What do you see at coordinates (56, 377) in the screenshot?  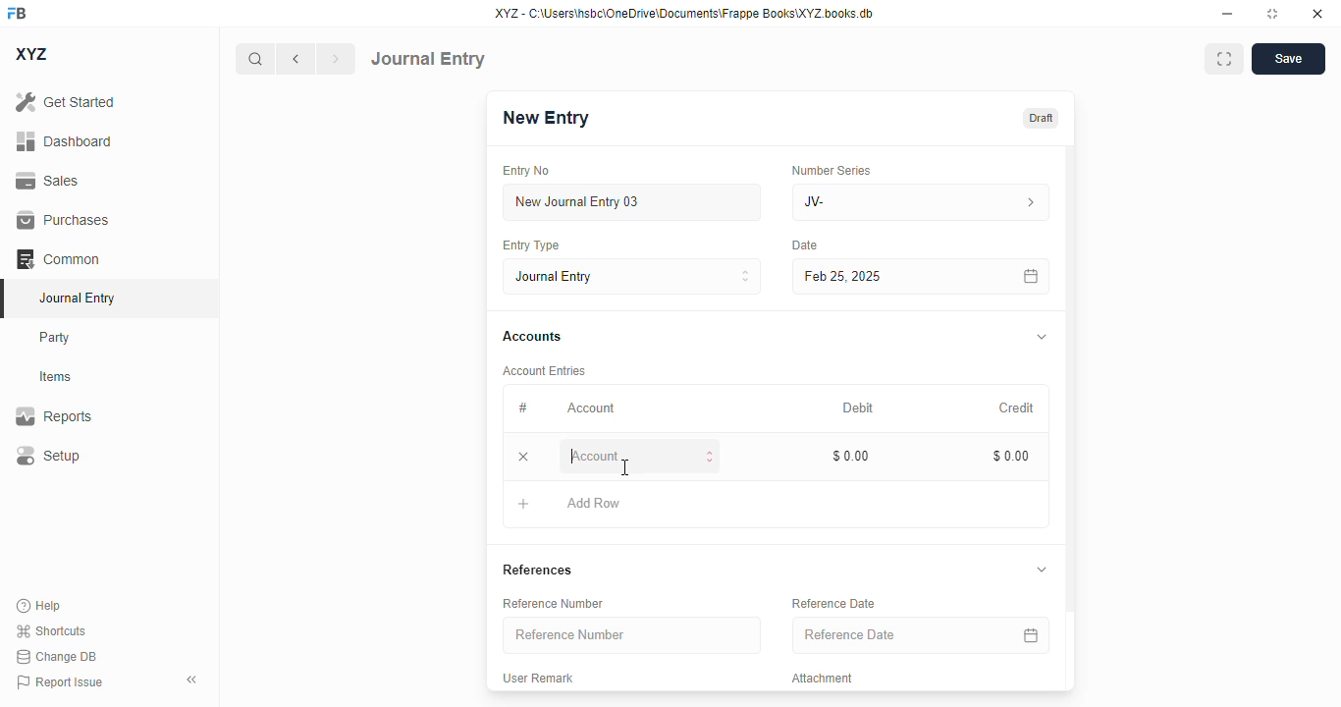 I see `items` at bounding box center [56, 377].